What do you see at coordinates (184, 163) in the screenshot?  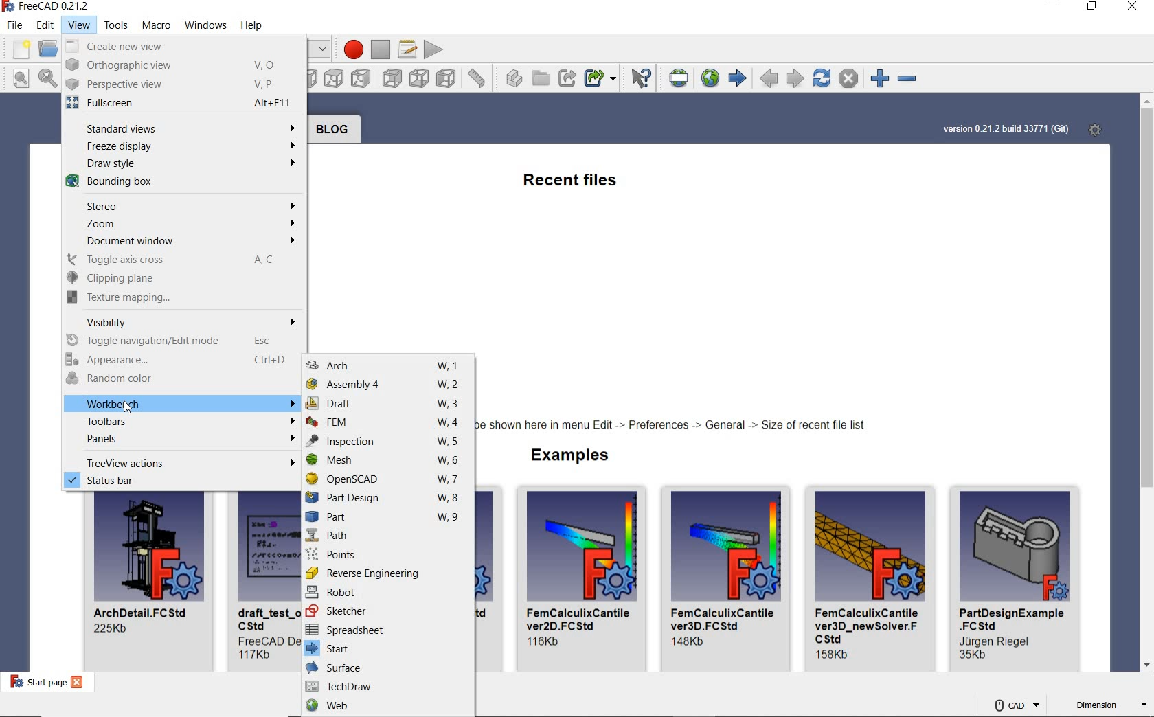 I see `draw style` at bounding box center [184, 163].